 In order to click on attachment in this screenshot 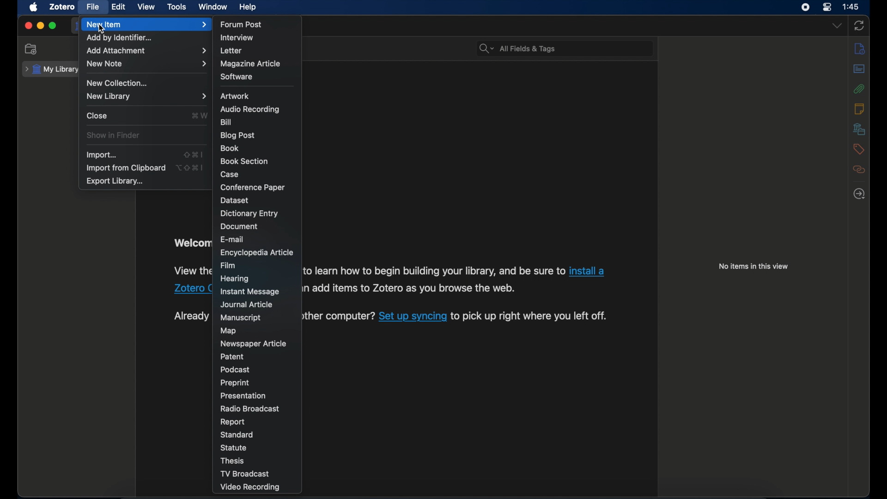, I will do `click(859, 89)`.